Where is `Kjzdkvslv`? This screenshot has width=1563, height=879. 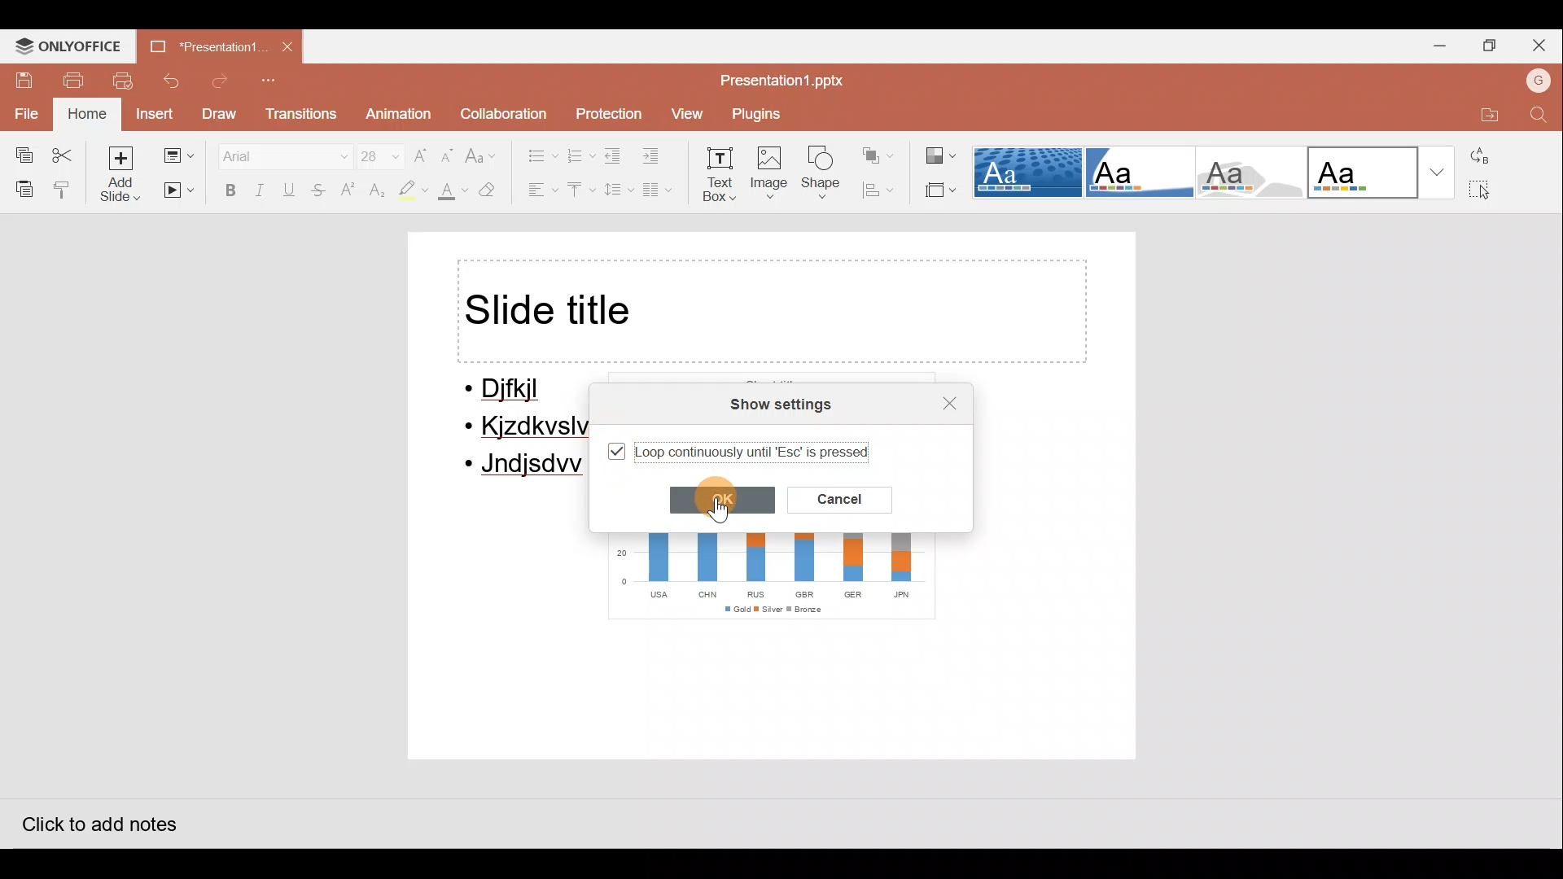 Kjzdkvslv is located at coordinates (527, 427).